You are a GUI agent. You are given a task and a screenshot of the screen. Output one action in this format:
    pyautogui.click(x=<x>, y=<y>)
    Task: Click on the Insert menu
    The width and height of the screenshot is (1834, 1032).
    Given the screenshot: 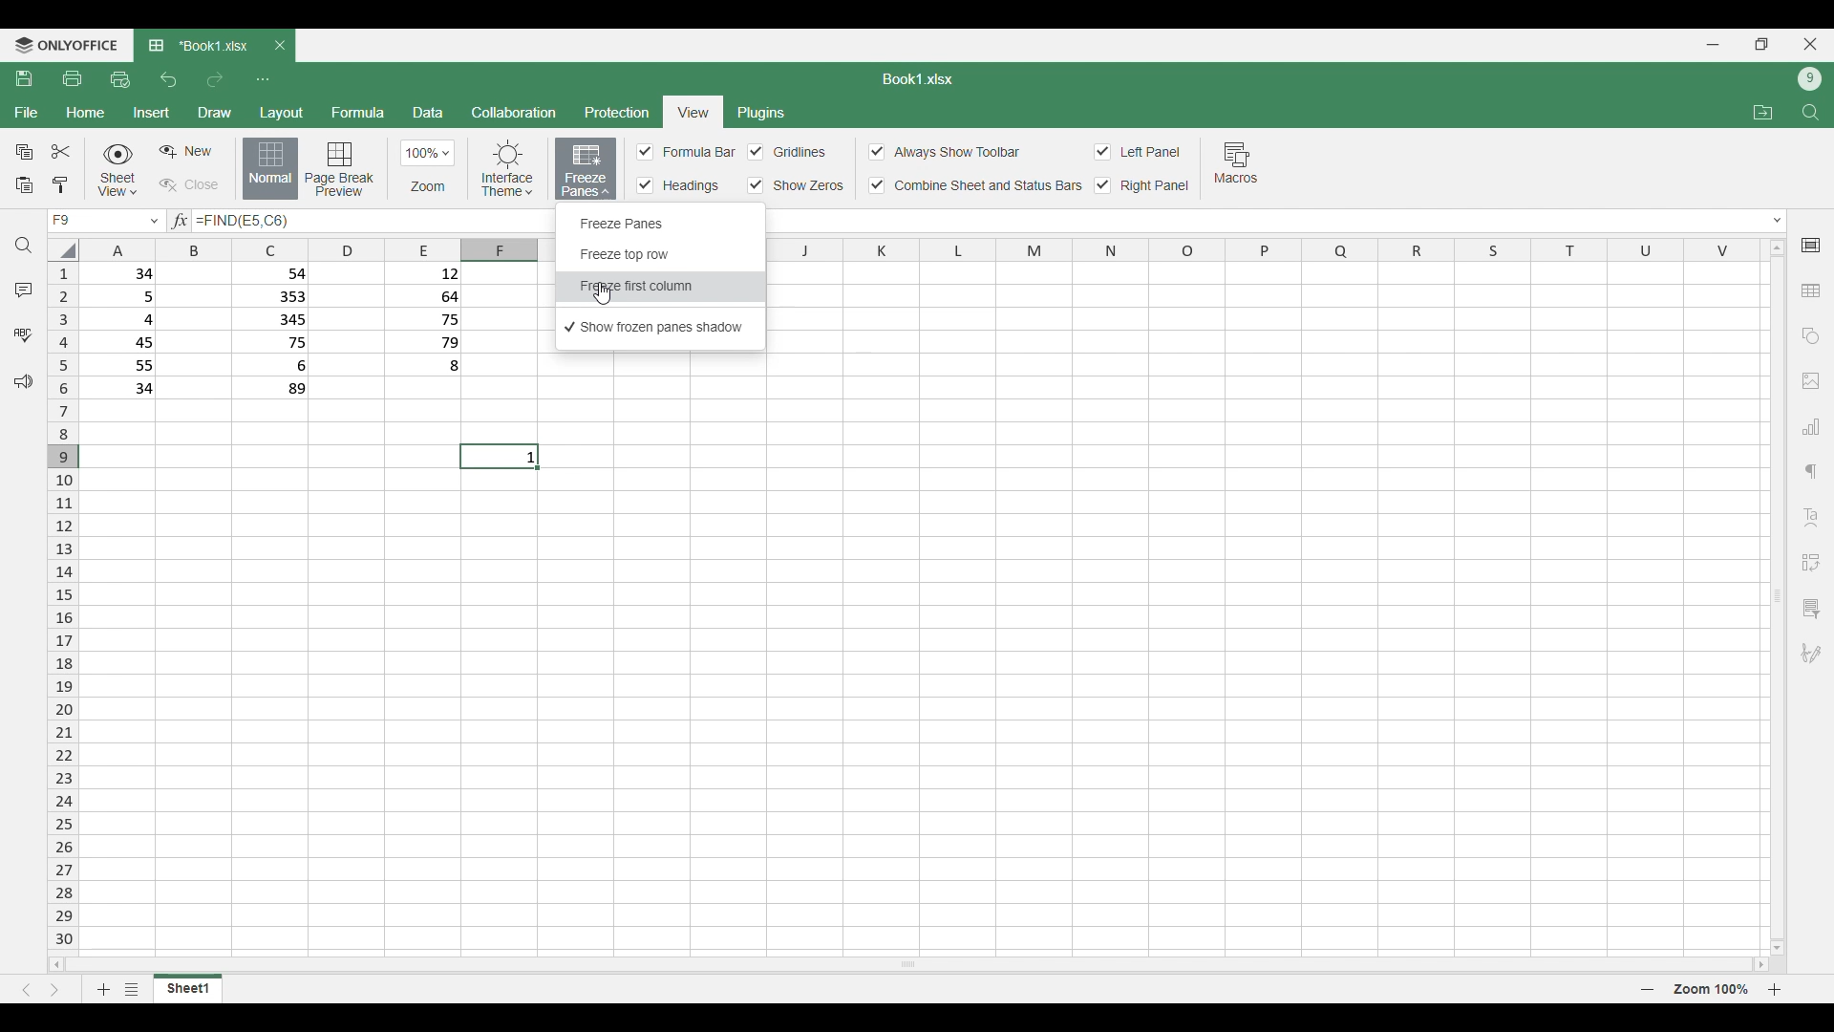 What is the action you would take?
    pyautogui.click(x=150, y=114)
    